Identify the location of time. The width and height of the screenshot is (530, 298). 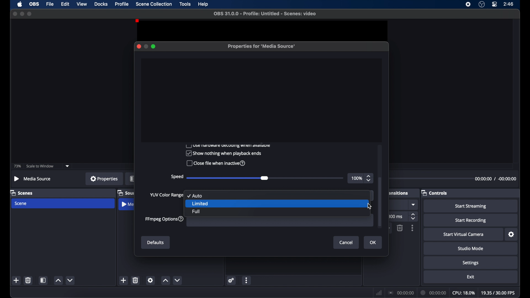
(509, 4).